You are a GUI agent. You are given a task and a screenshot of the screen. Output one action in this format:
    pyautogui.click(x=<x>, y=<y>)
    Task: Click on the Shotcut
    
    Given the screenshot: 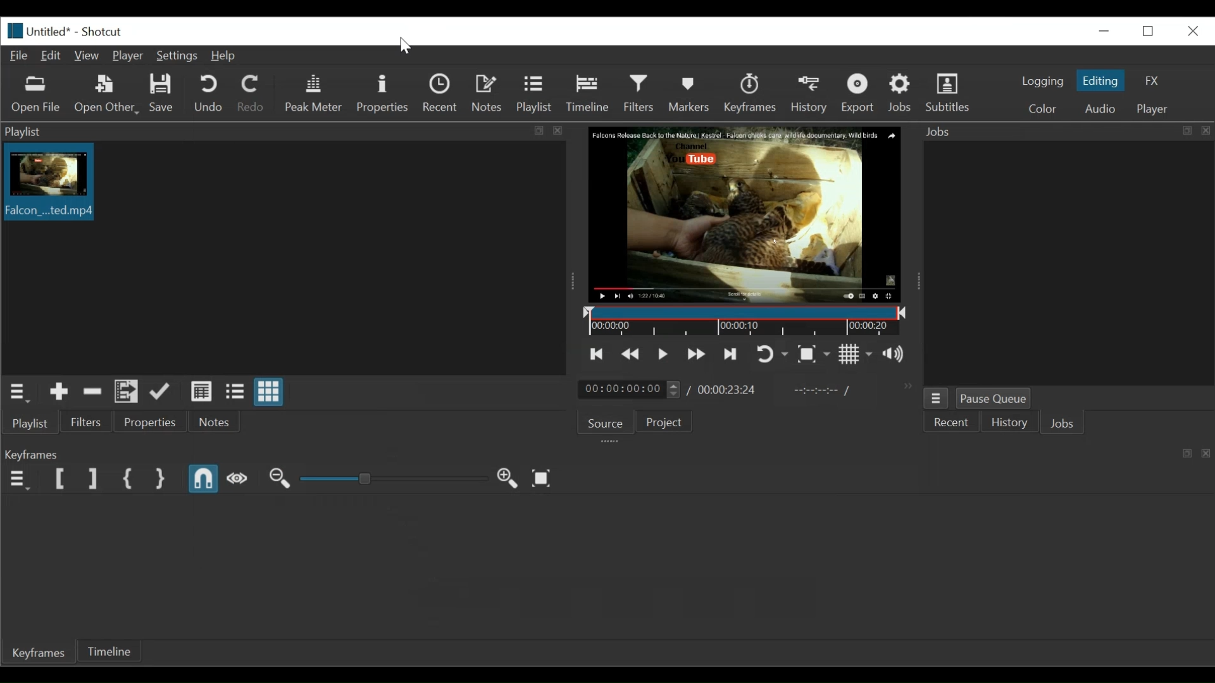 What is the action you would take?
    pyautogui.click(x=102, y=33)
    